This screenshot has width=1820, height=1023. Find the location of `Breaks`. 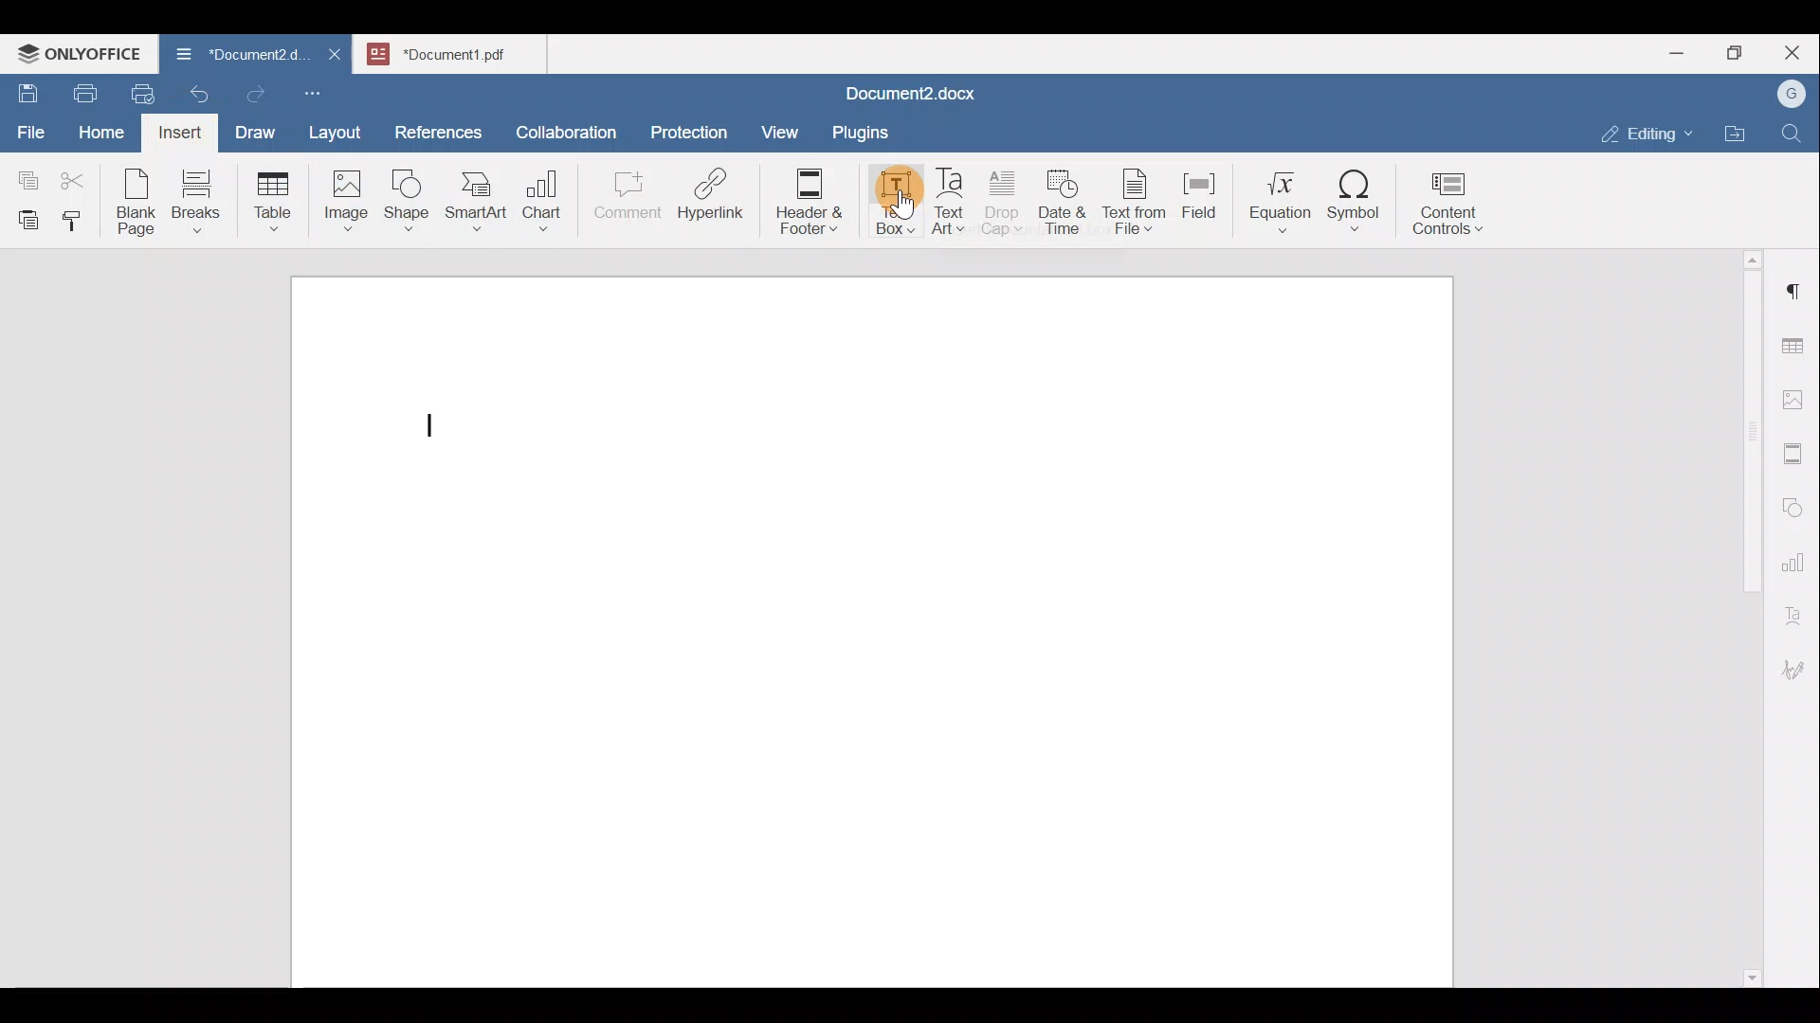

Breaks is located at coordinates (195, 203).